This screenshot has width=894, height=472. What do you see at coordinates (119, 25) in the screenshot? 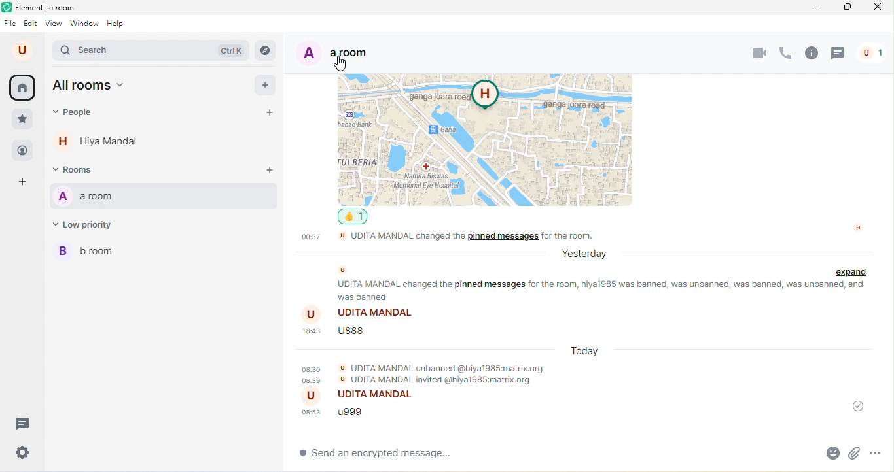
I see `help` at bounding box center [119, 25].